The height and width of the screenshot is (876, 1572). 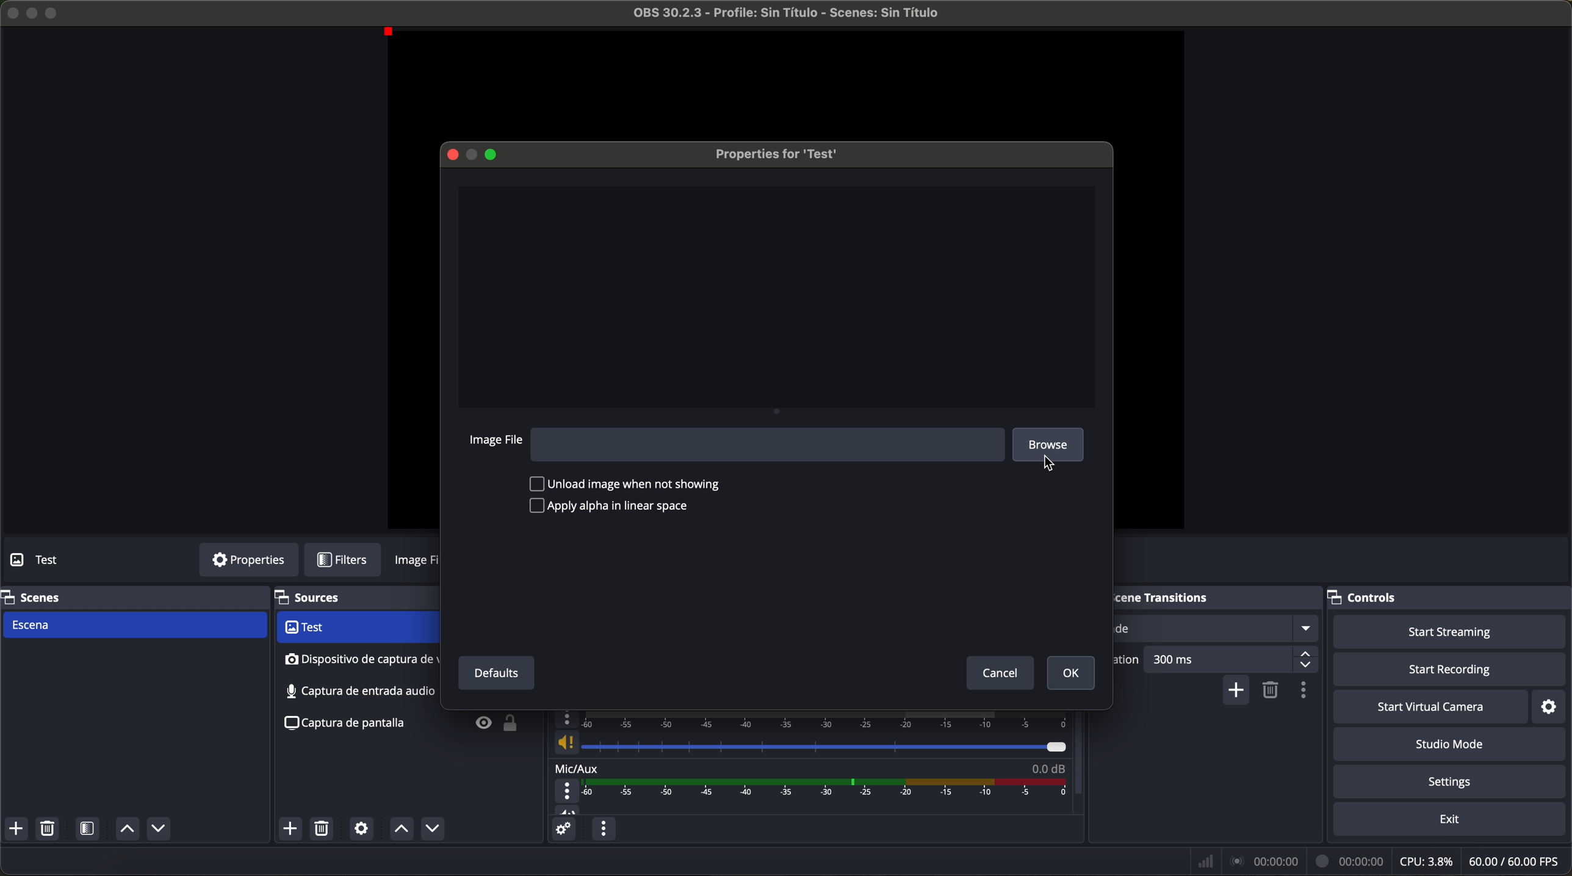 I want to click on start recording, so click(x=1452, y=670).